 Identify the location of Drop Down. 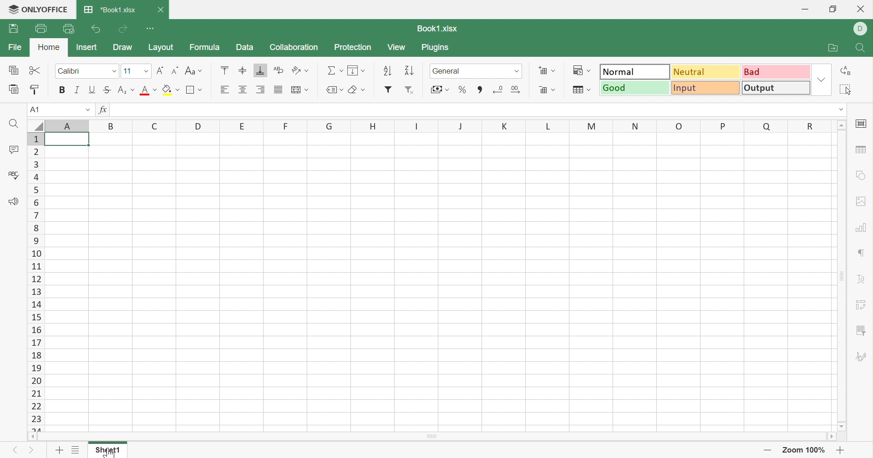
(822, 80).